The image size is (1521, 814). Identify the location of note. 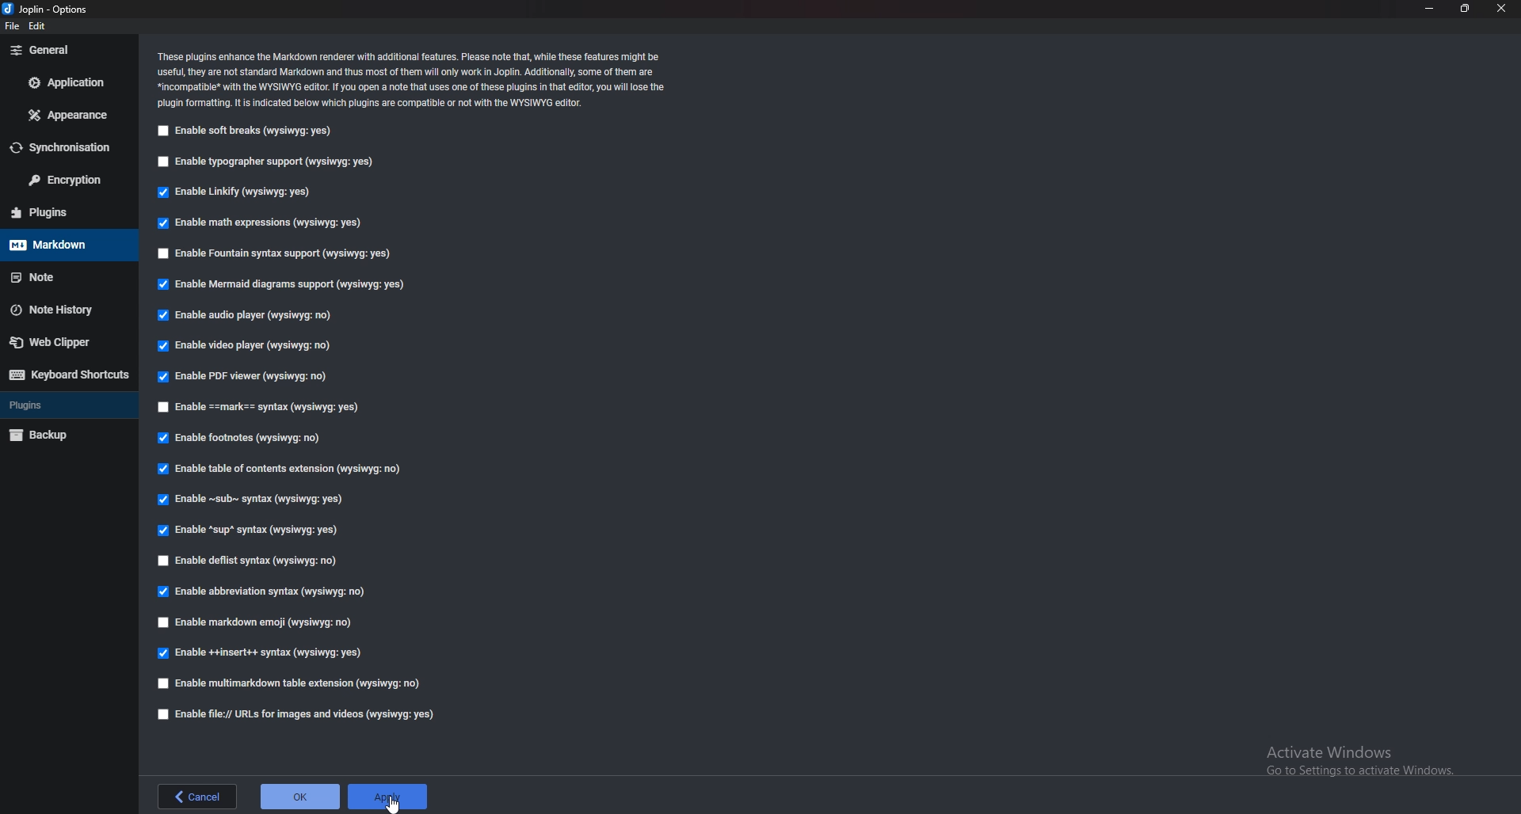
(61, 277).